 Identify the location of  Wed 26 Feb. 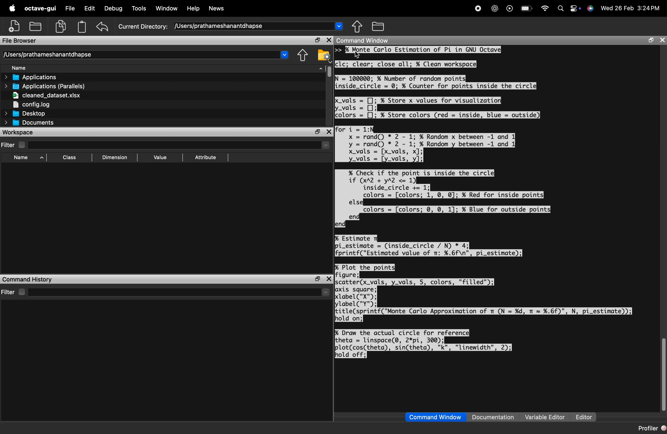
(616, 8).